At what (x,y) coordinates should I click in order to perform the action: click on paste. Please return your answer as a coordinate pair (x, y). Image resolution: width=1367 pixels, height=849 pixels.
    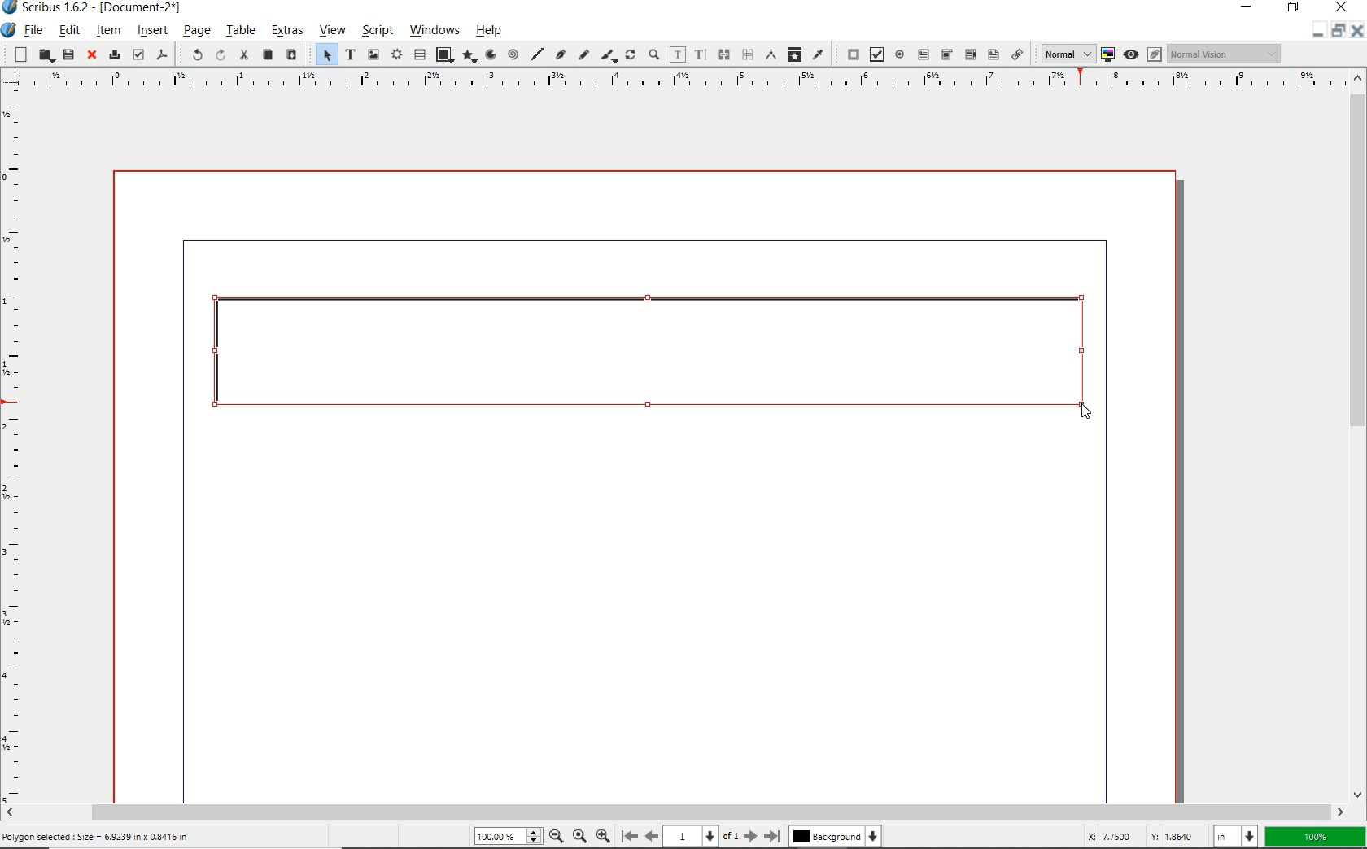
    Looking at the image, I should click on (291, 54).